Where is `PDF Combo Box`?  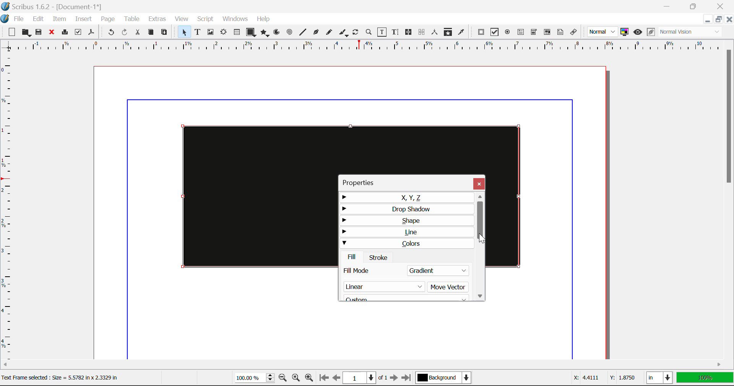
PDF Combo Box is located at coordinates (534, 33).